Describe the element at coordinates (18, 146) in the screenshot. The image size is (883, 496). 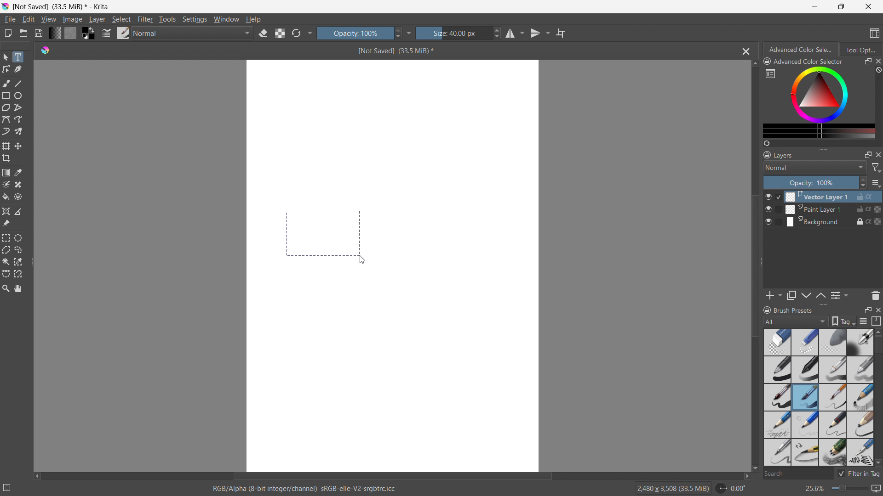
I see `move to a layer` at that location.